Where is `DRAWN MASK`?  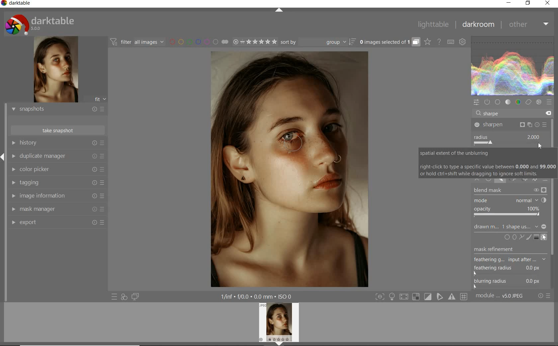
DRAWN MASK is located at coordinates (509, 227).